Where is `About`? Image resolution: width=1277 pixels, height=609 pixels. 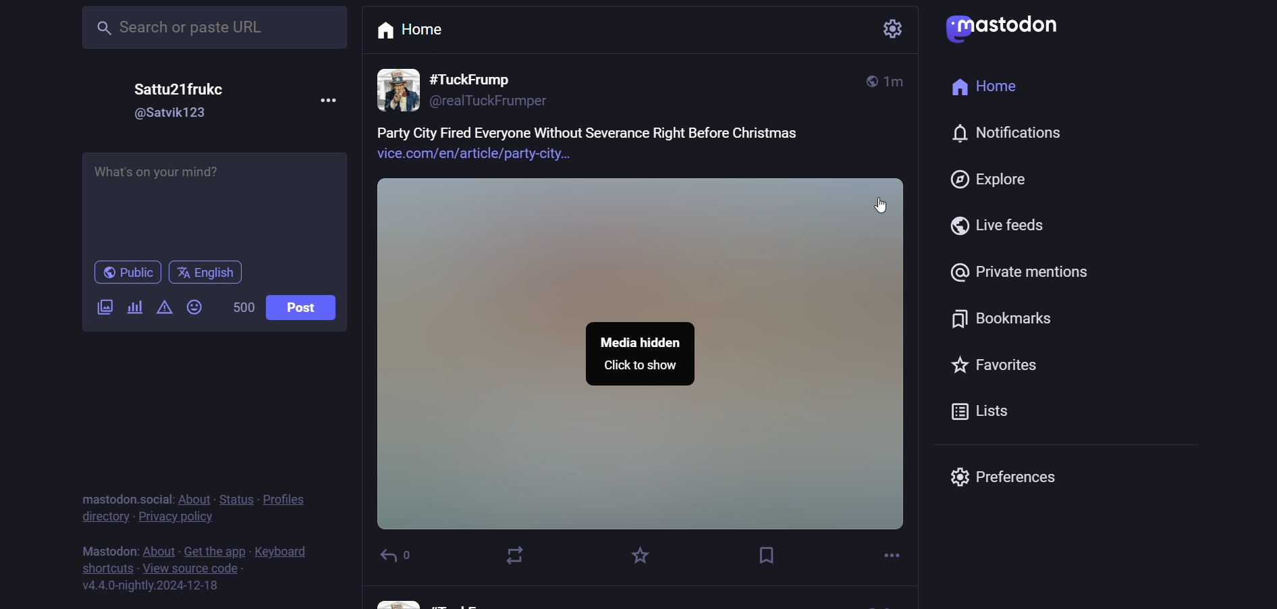
About is located at coordinates (159, 548).